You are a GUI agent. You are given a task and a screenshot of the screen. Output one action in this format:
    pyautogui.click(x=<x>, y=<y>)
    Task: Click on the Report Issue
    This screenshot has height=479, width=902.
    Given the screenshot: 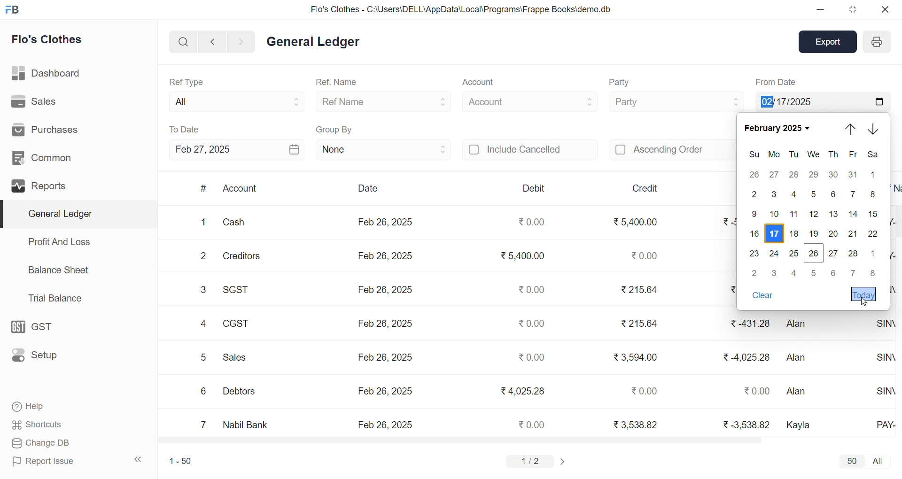 What is the action you would take?
    pyautogui.click(x=44, y=462)
    